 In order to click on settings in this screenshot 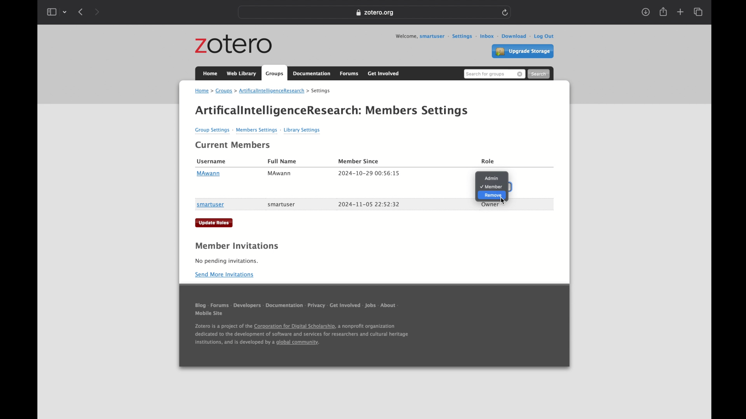, I will do `click(460, 36)`.